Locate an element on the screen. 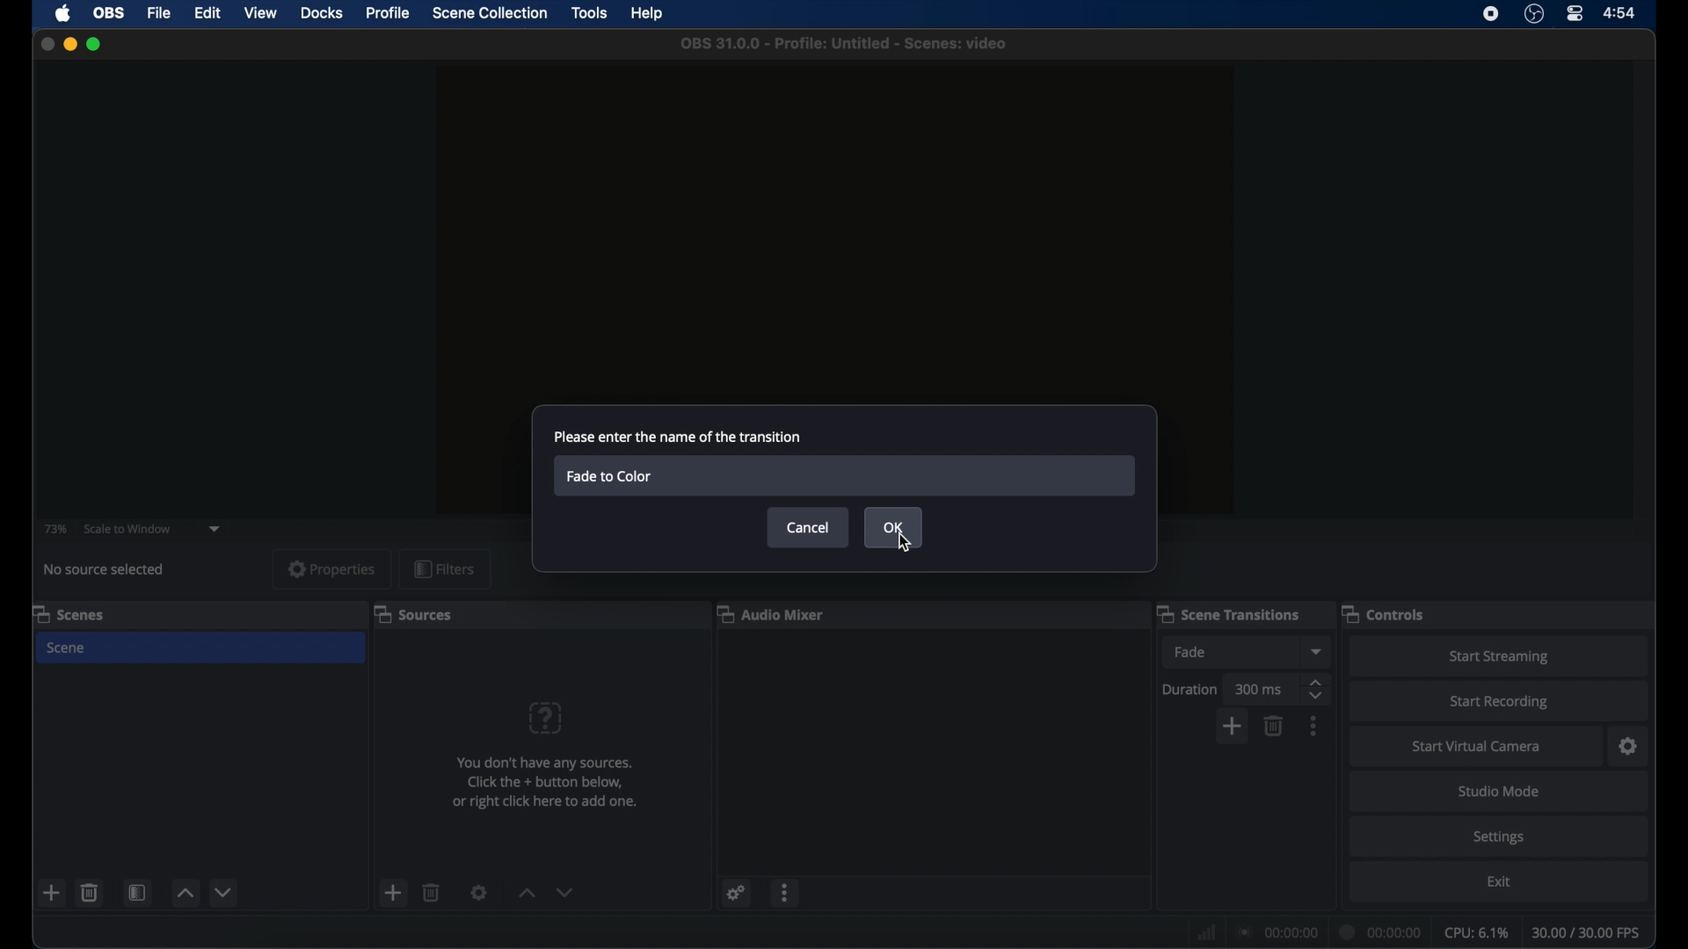  please enter the name of the transition is located at coordinates (680, 436).